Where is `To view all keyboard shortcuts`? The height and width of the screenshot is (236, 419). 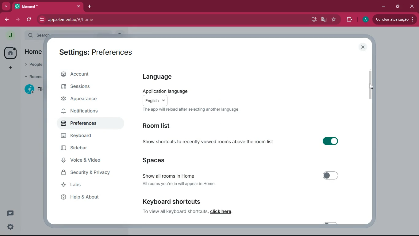
To view all keyboard shortcuts is located at coordinates (174, 211).